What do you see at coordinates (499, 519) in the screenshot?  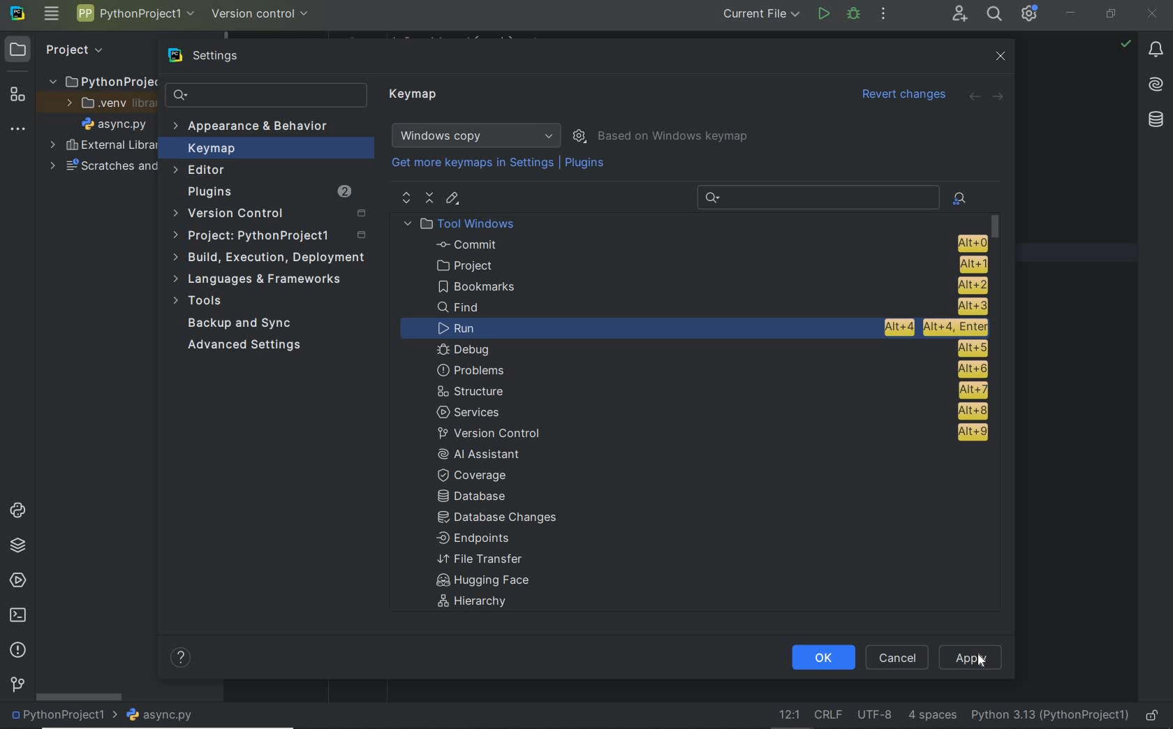 I see `Database changes` at bounding box center [499, 519].